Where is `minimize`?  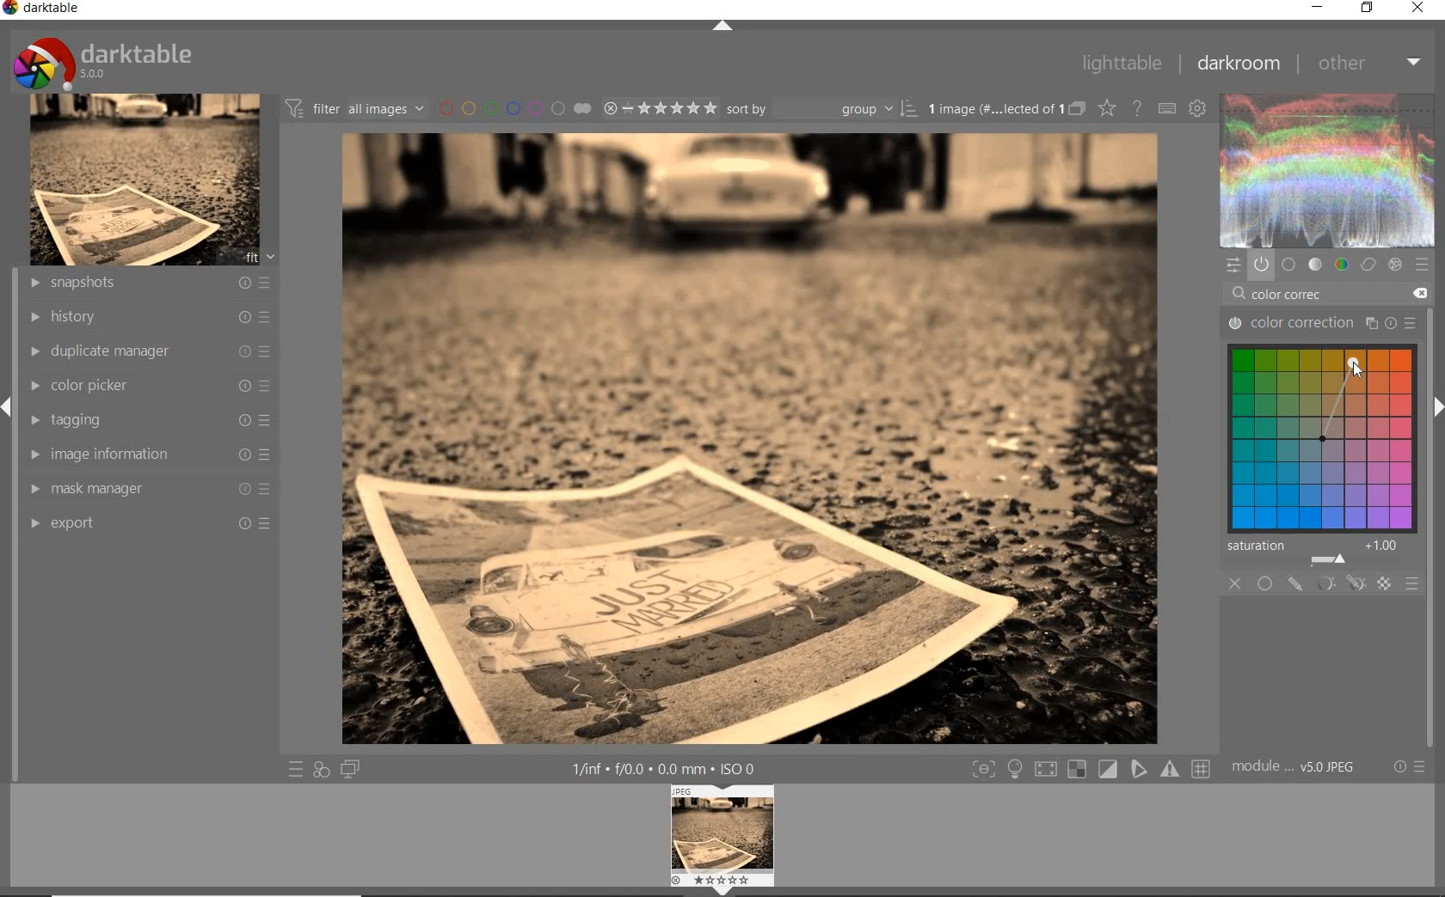 minimize is located at coordinates (1318, 6).